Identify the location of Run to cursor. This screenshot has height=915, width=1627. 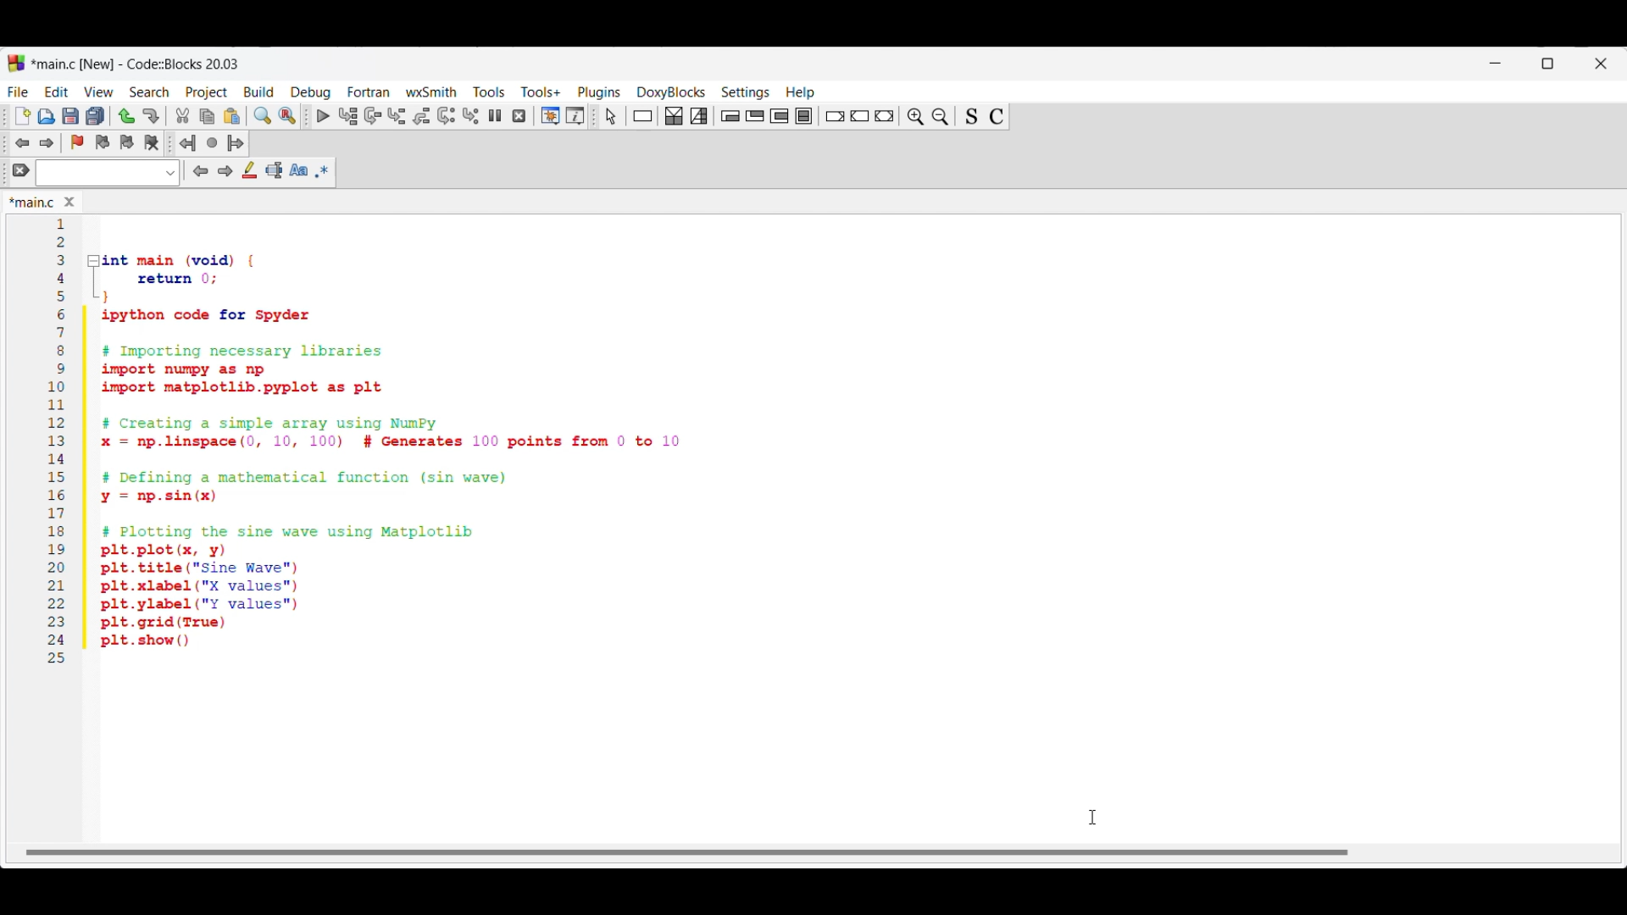
(348, 115).